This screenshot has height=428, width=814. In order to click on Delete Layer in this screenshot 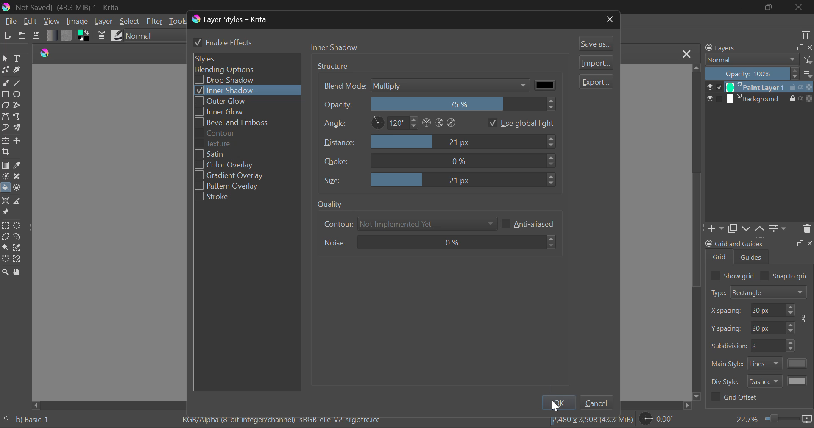, I will do `click(806, 231)`.